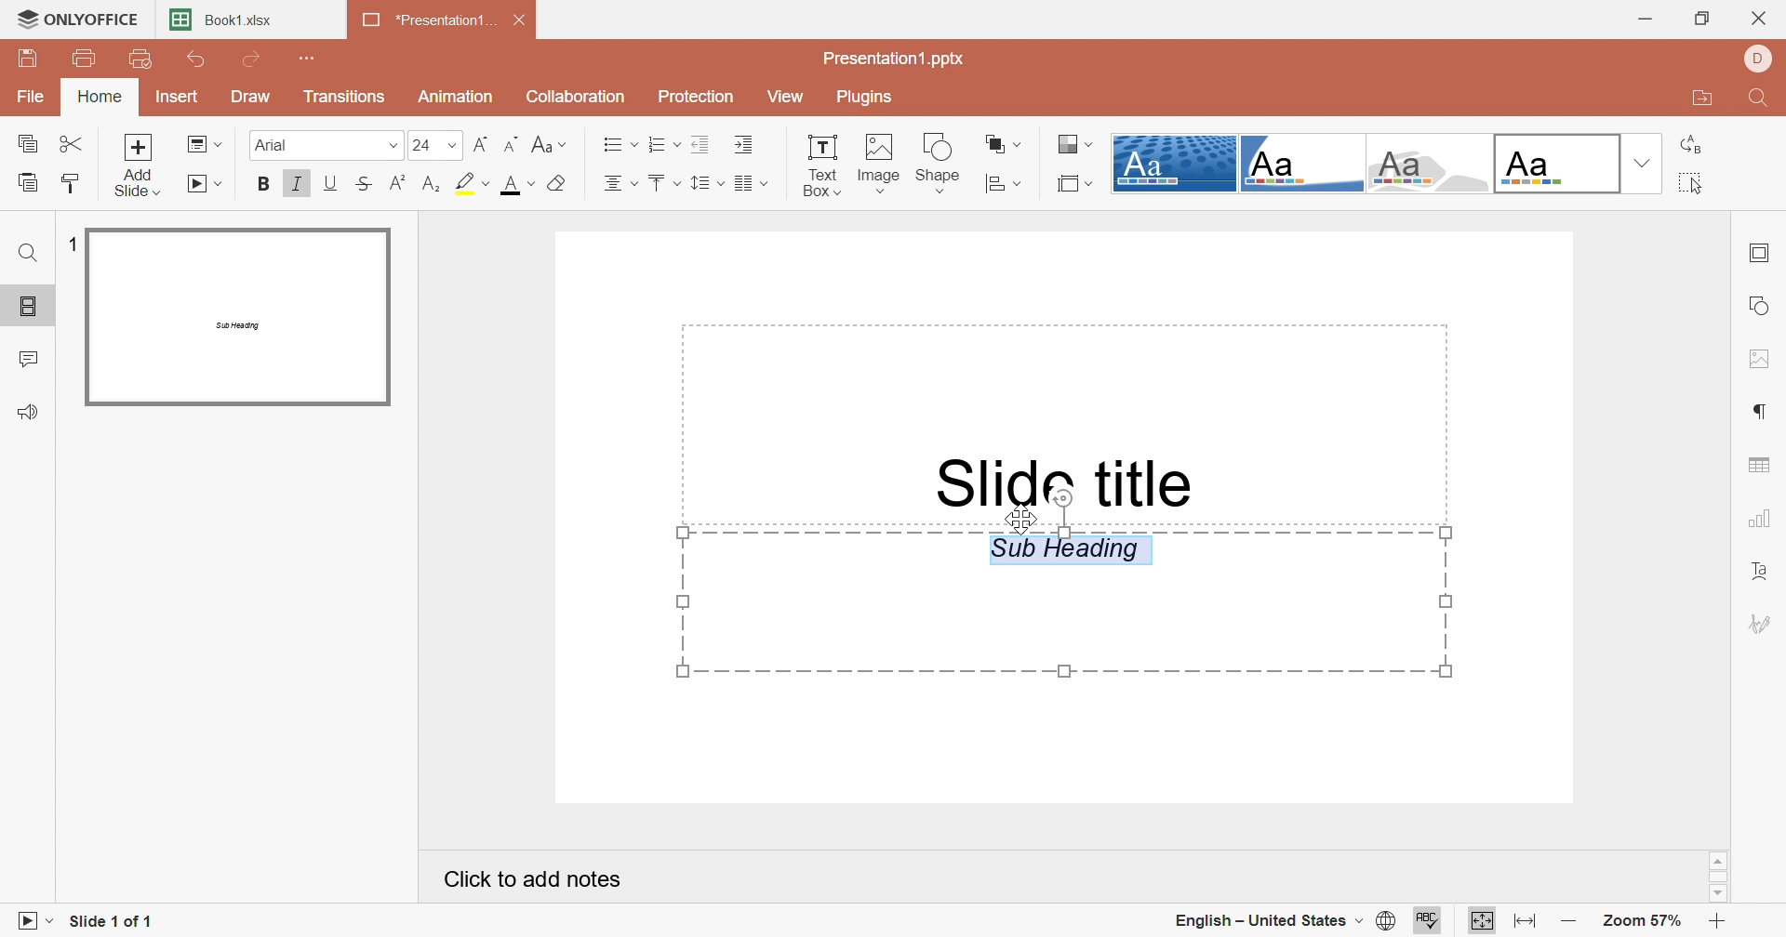 Image resolution: width=1786 pixels, height=937 pixels. I want to click on Scroll Bar, so click(1717, 875).